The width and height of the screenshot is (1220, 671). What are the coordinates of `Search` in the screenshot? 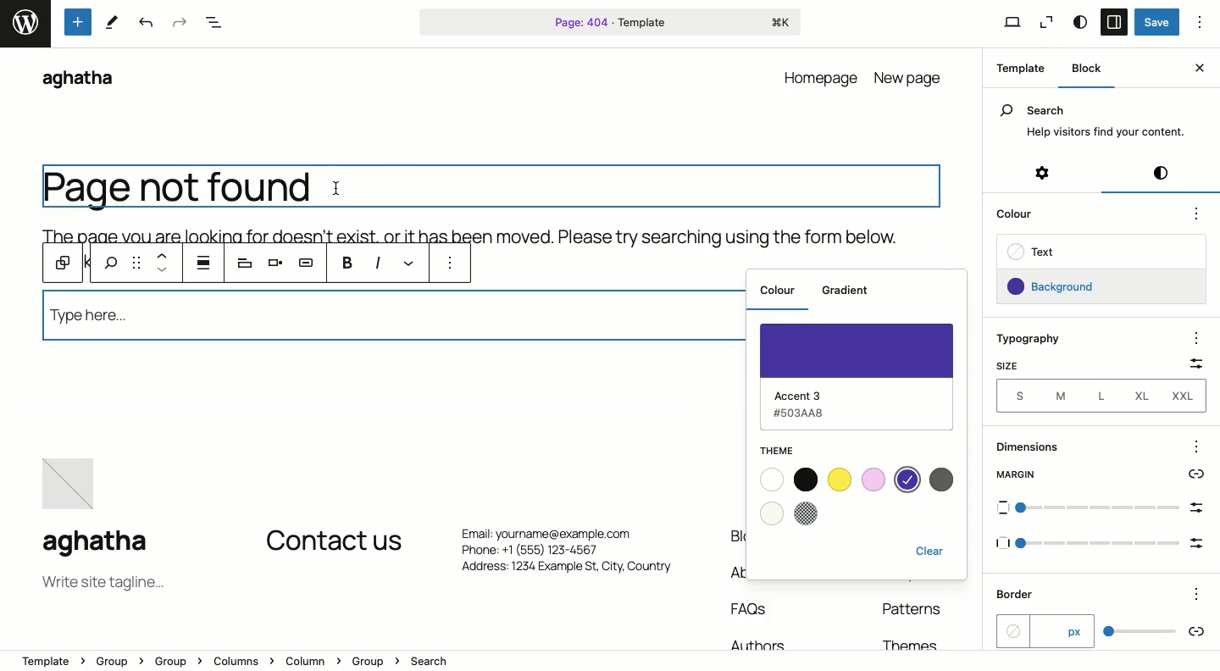 It's located at (393, 321).